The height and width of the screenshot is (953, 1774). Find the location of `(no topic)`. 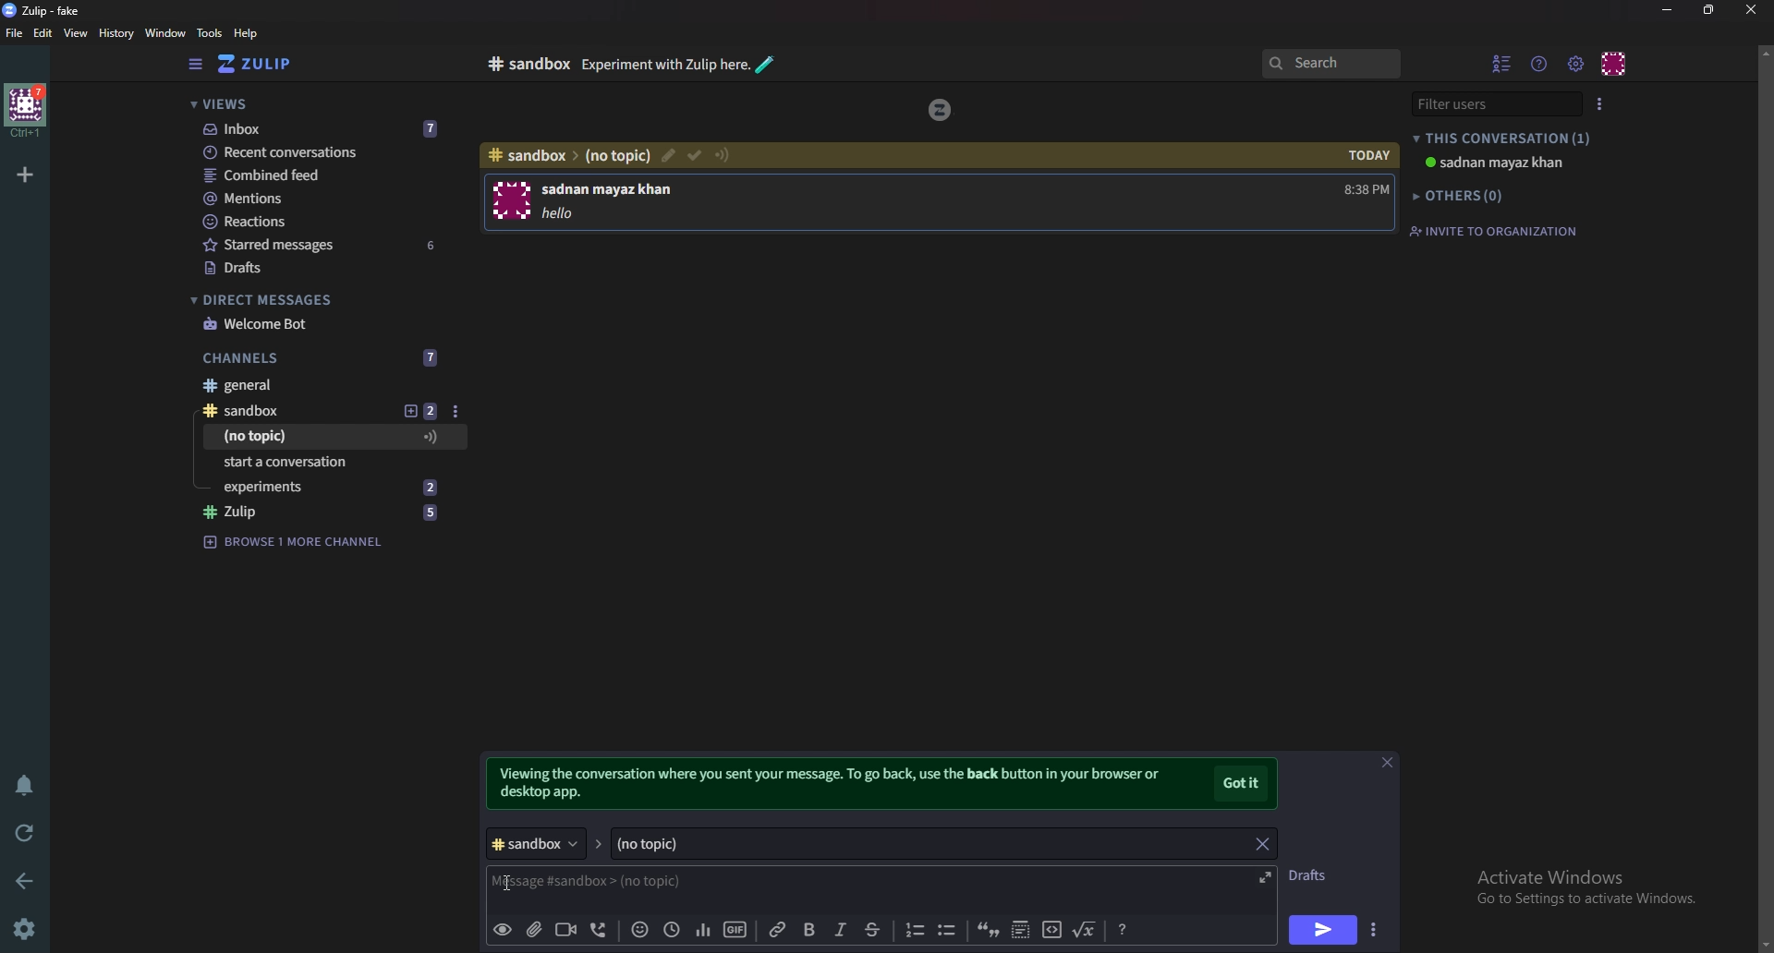

(no topic) is located at coordinates (810, 845).